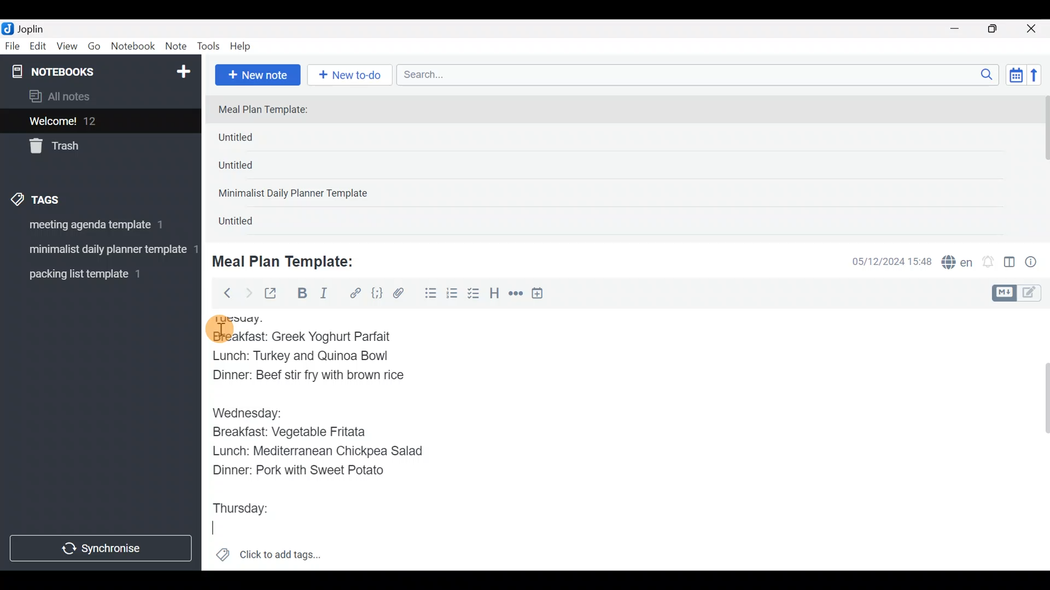 The image size is (1050, 590). What do you see at coordinates (301, 358) in the screenshot?
I see `Lunch: Turkey and Quinoa Bowl` at bounding box center [301, 358].